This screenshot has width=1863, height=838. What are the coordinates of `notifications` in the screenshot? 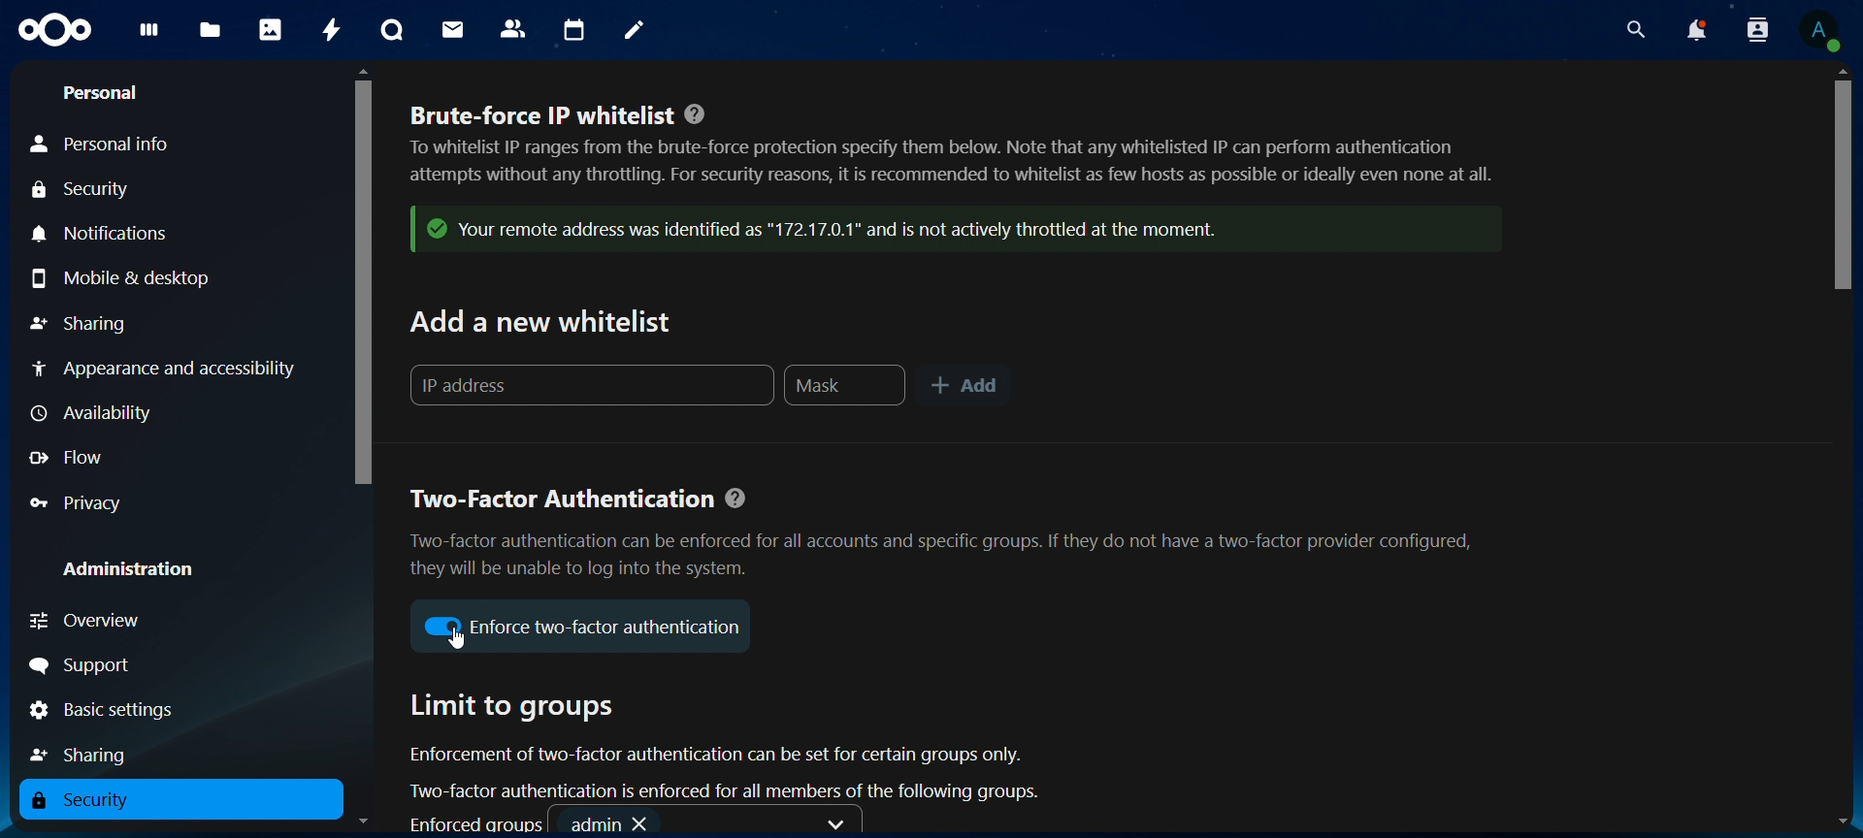 It's located at (114, 235).